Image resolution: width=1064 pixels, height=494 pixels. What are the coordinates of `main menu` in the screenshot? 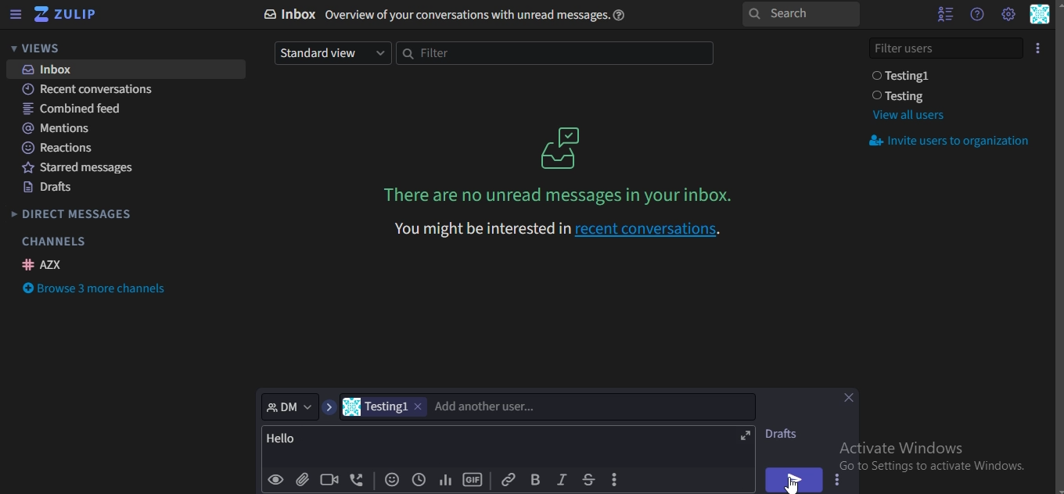 It's located at (1008, 14).